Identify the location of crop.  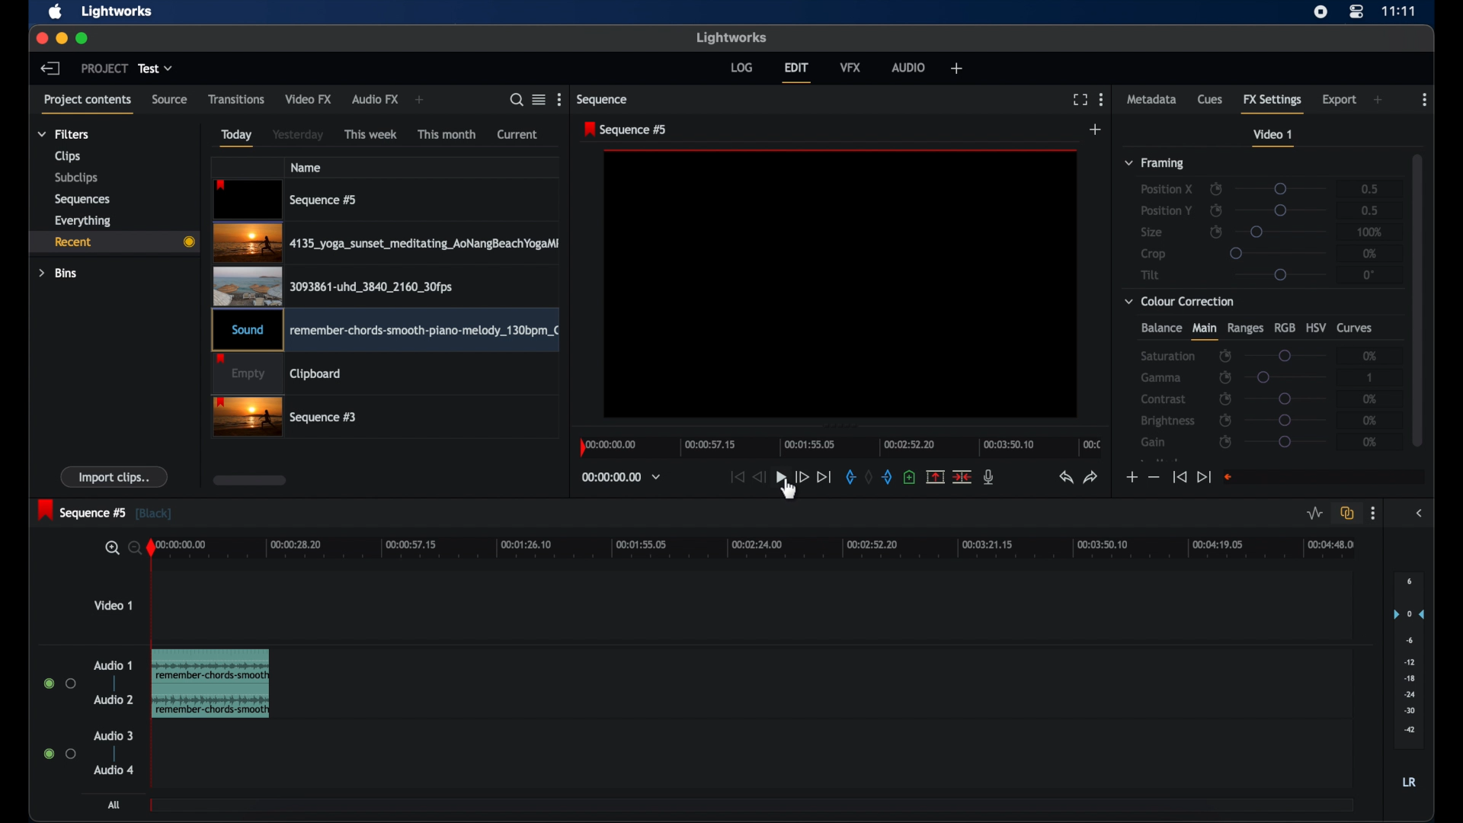
(1154, 254).